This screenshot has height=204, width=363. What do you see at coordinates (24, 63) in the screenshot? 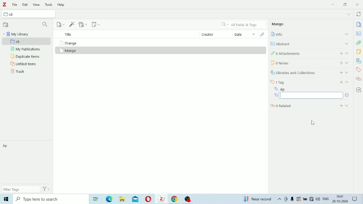
I see `Unfiled Items` at bounding box center [24, 63].